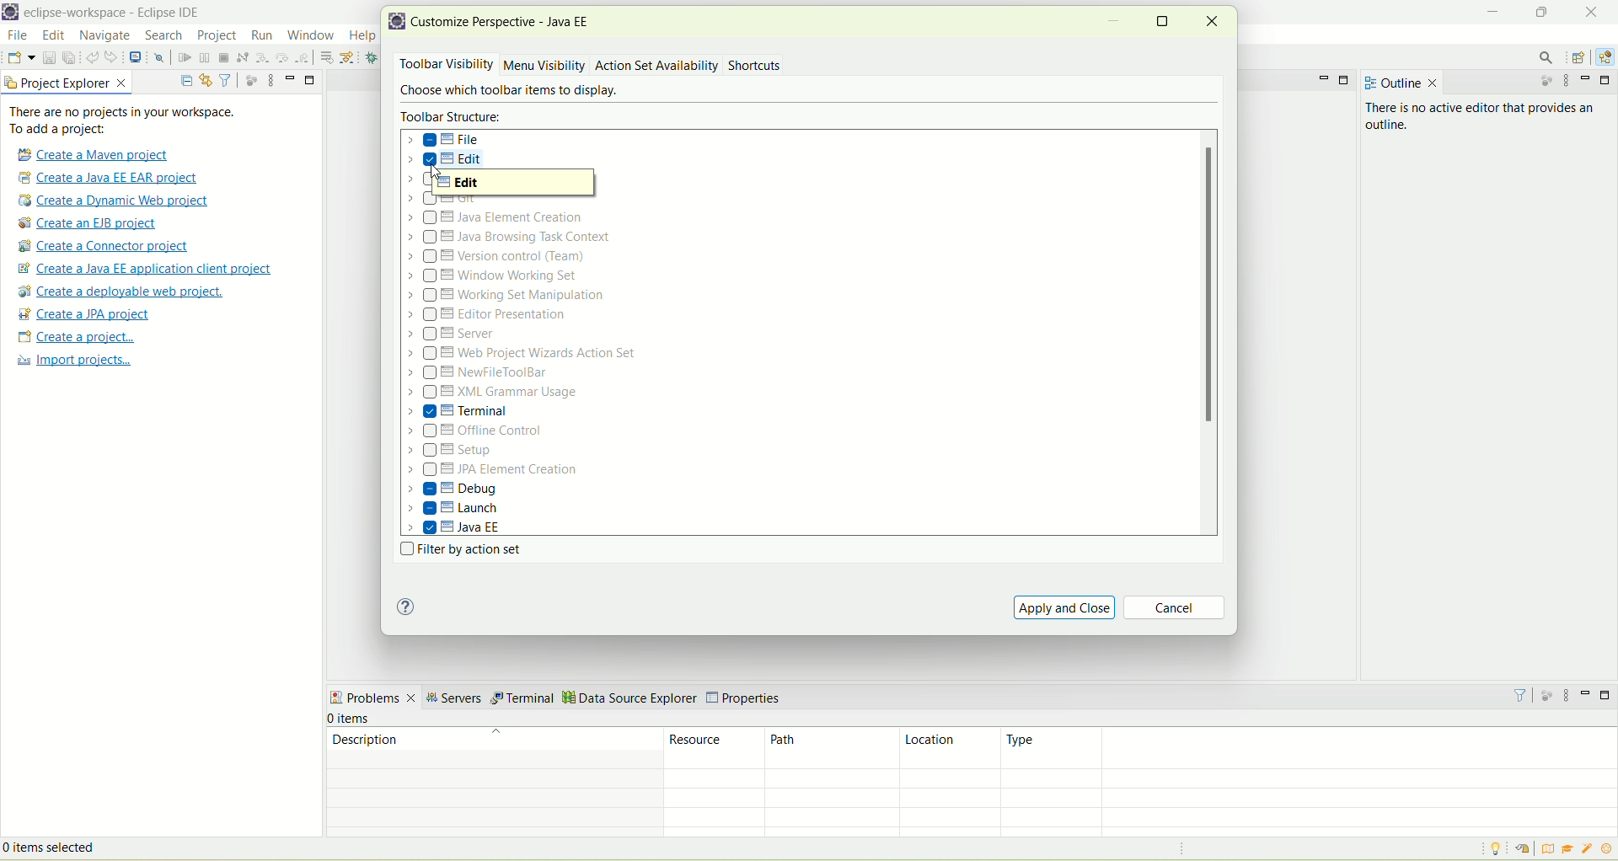  Describe the element at coordinates (184, 60) in the screenshot. I see `resume` at that location.